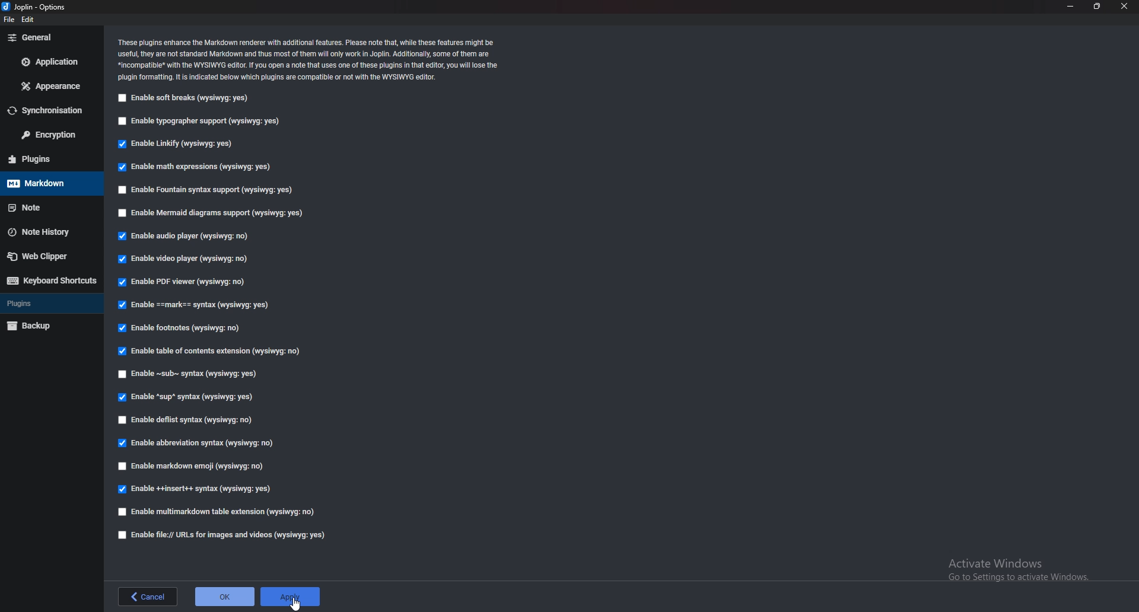  What do you see at coordinates (291, 592) in the screenshot?
I see `apply` at bounding box center [291, 592].